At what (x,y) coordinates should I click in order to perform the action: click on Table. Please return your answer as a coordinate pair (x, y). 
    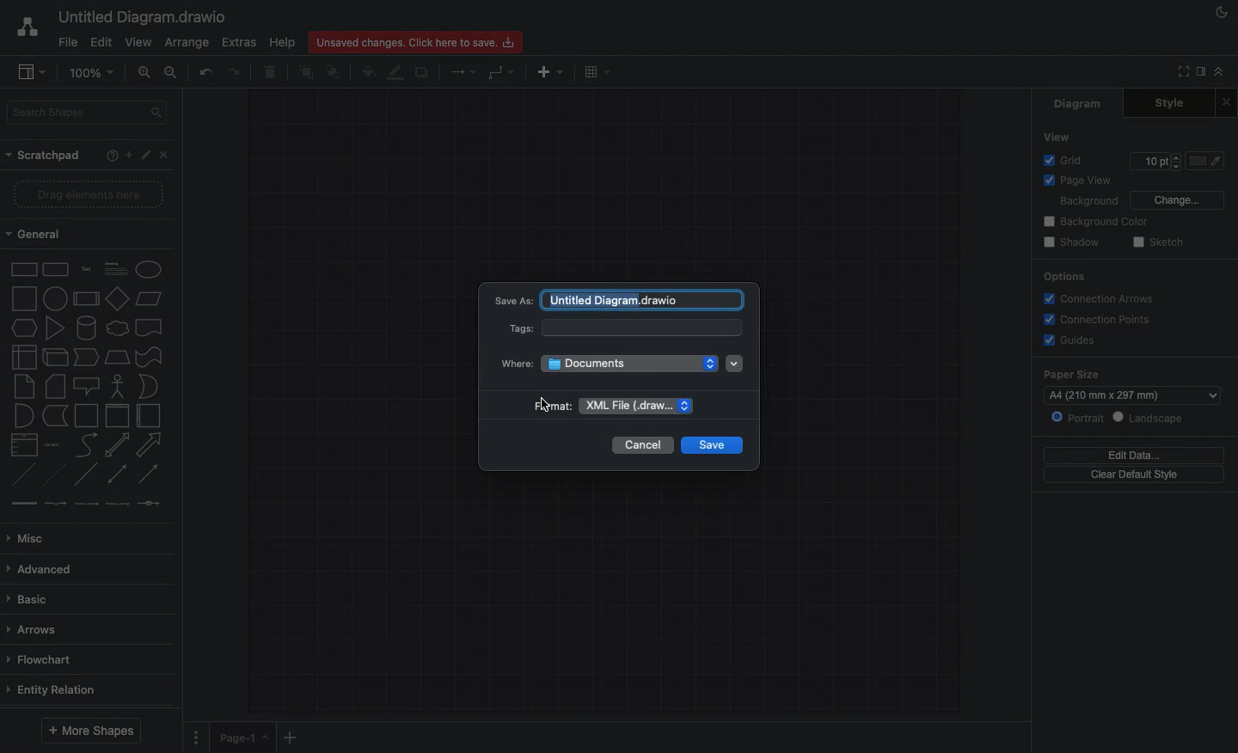
    Looking at the image, I should click on (598, 71).